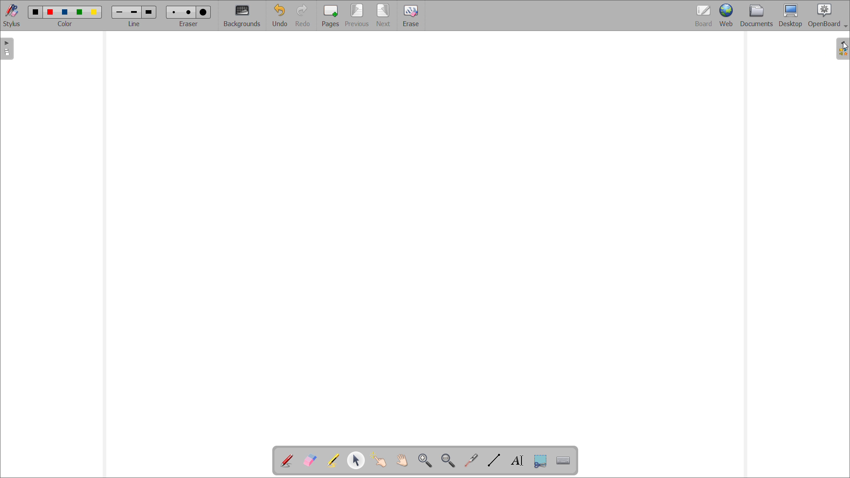 This screenshot has height=478, width=850. What do you see at coordinates (280, 15) in the screenshot?
I see `undo` at bounding box center [280, 15].